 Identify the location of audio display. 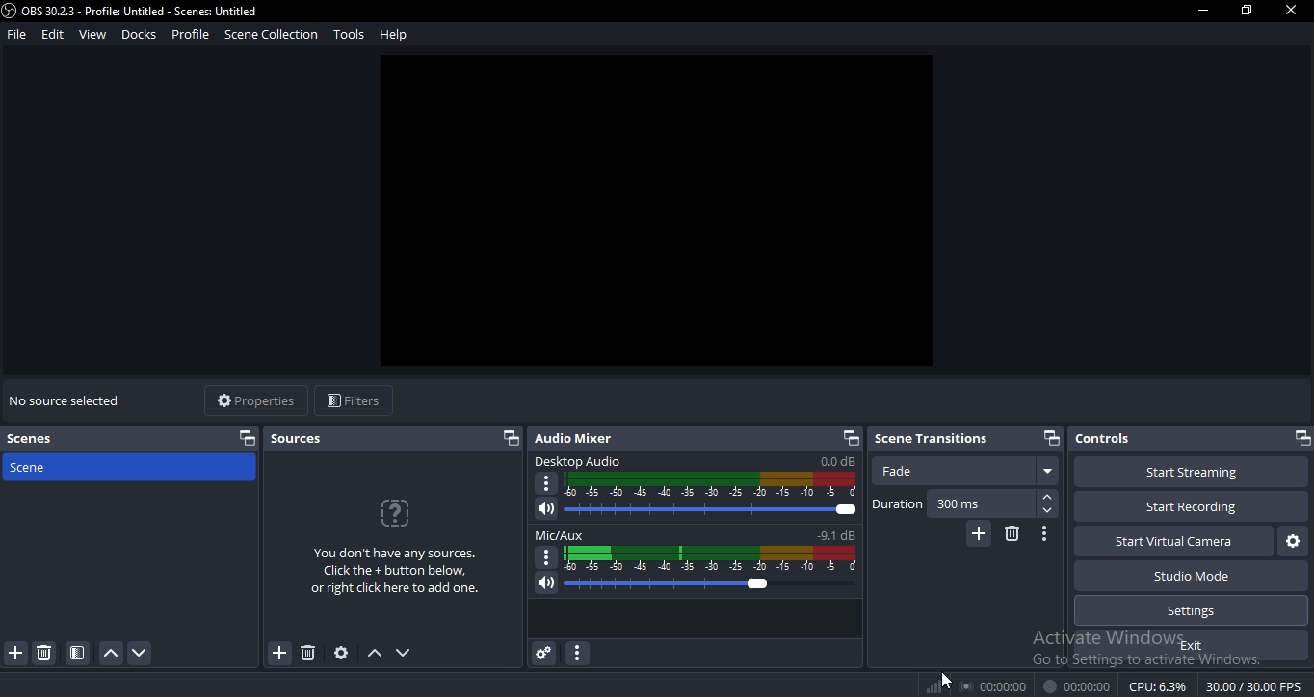
(710, 485).